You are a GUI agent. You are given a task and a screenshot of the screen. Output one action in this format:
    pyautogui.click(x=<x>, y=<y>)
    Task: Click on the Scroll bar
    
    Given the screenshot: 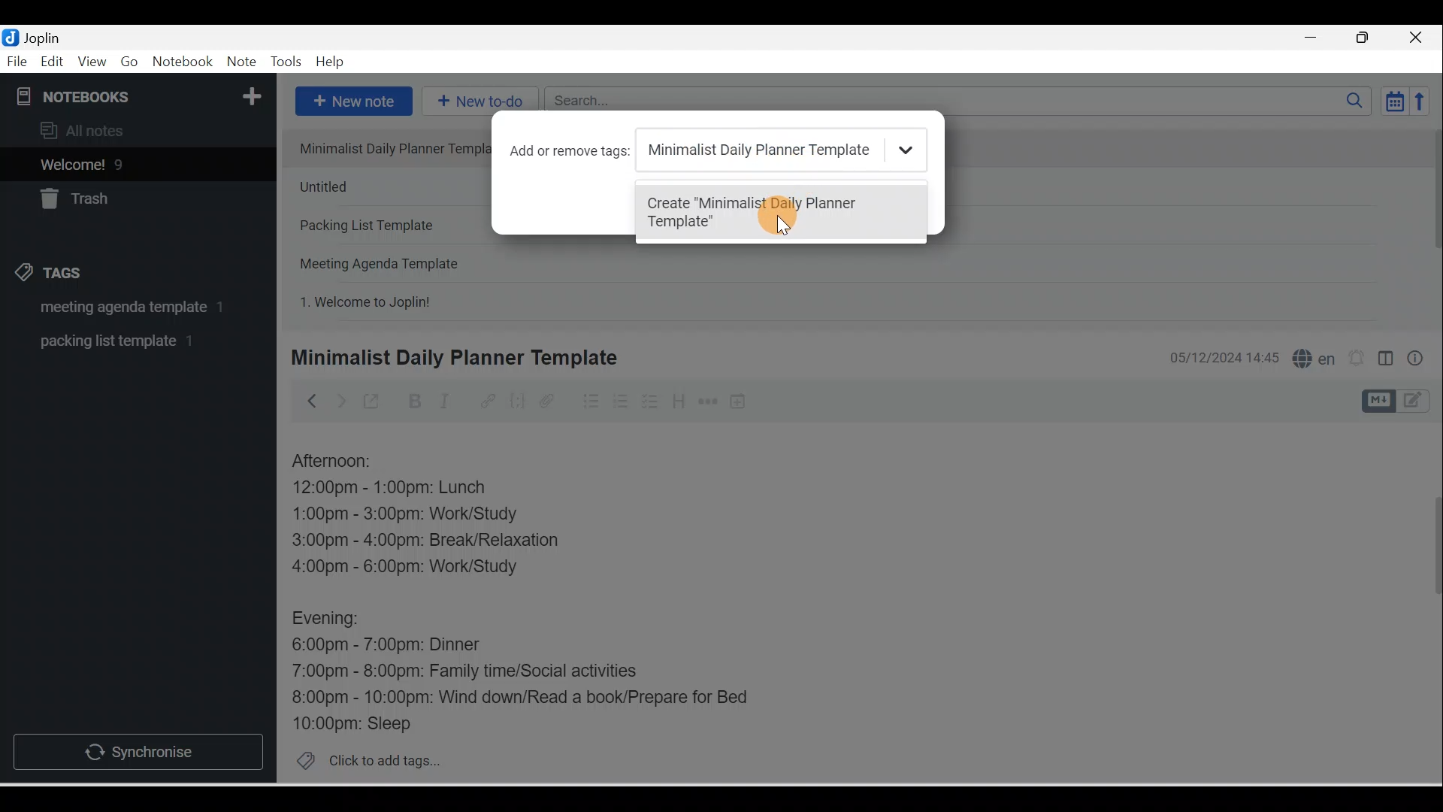 What is the action you would take?
    pyautogui.click(x=1426, y=603)
    